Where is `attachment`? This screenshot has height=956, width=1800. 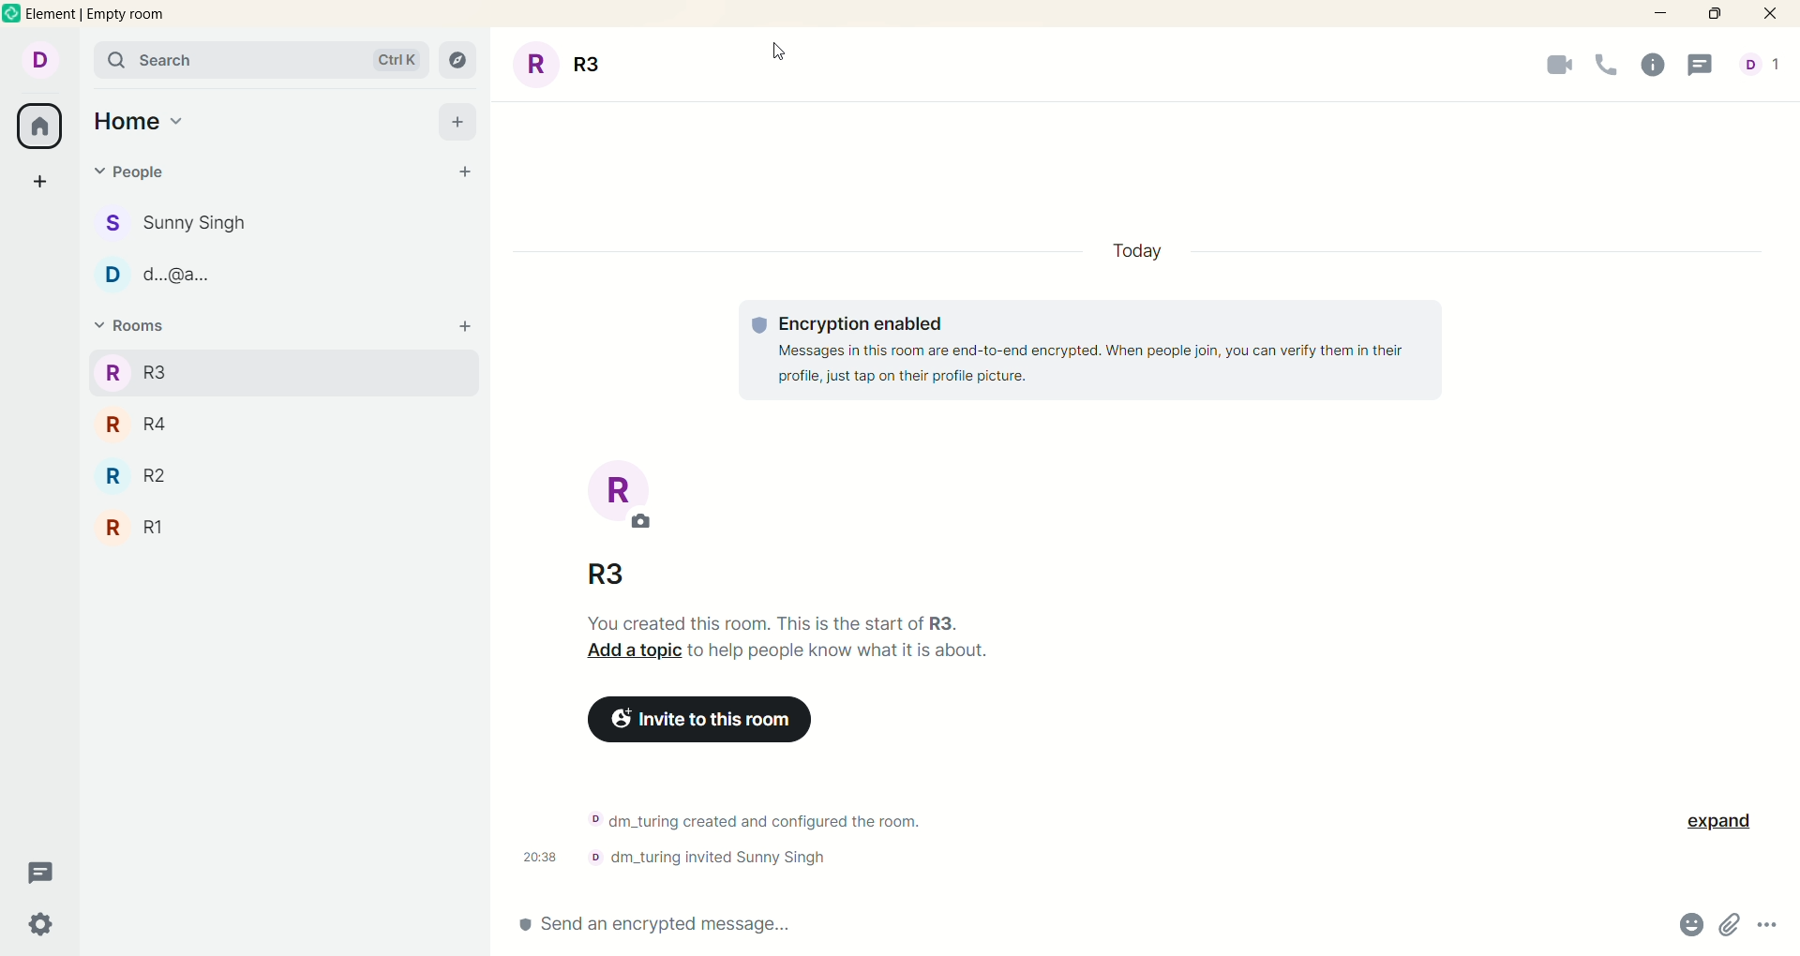
attachment is located at coordinates (1730, 927).